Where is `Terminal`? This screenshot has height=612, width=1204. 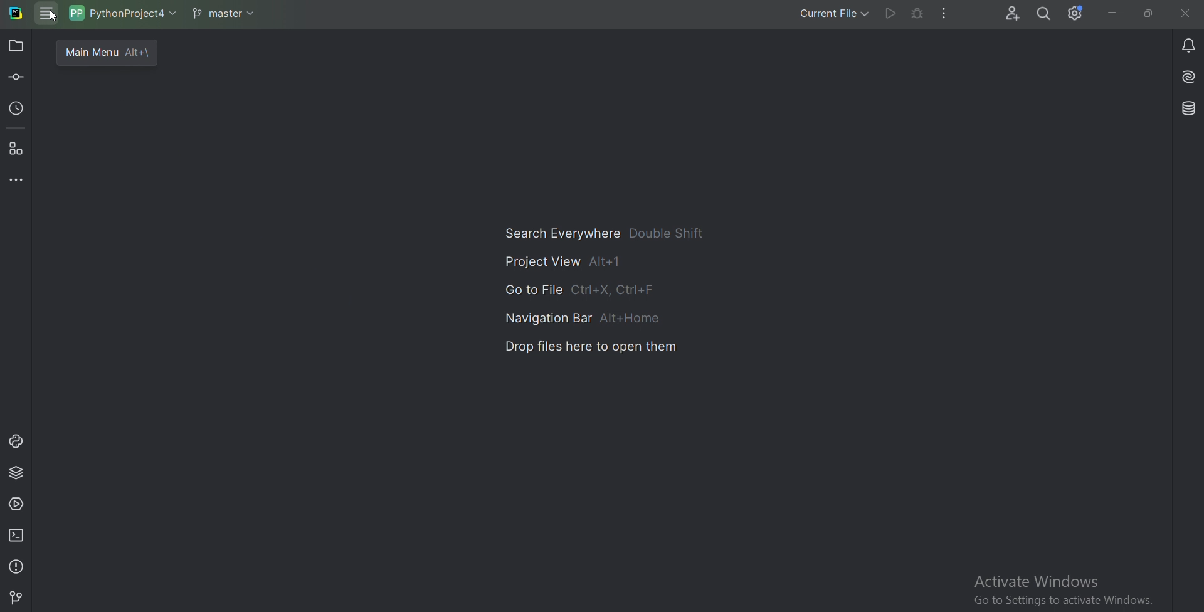 Terminal is located at coordinates (18, 535).